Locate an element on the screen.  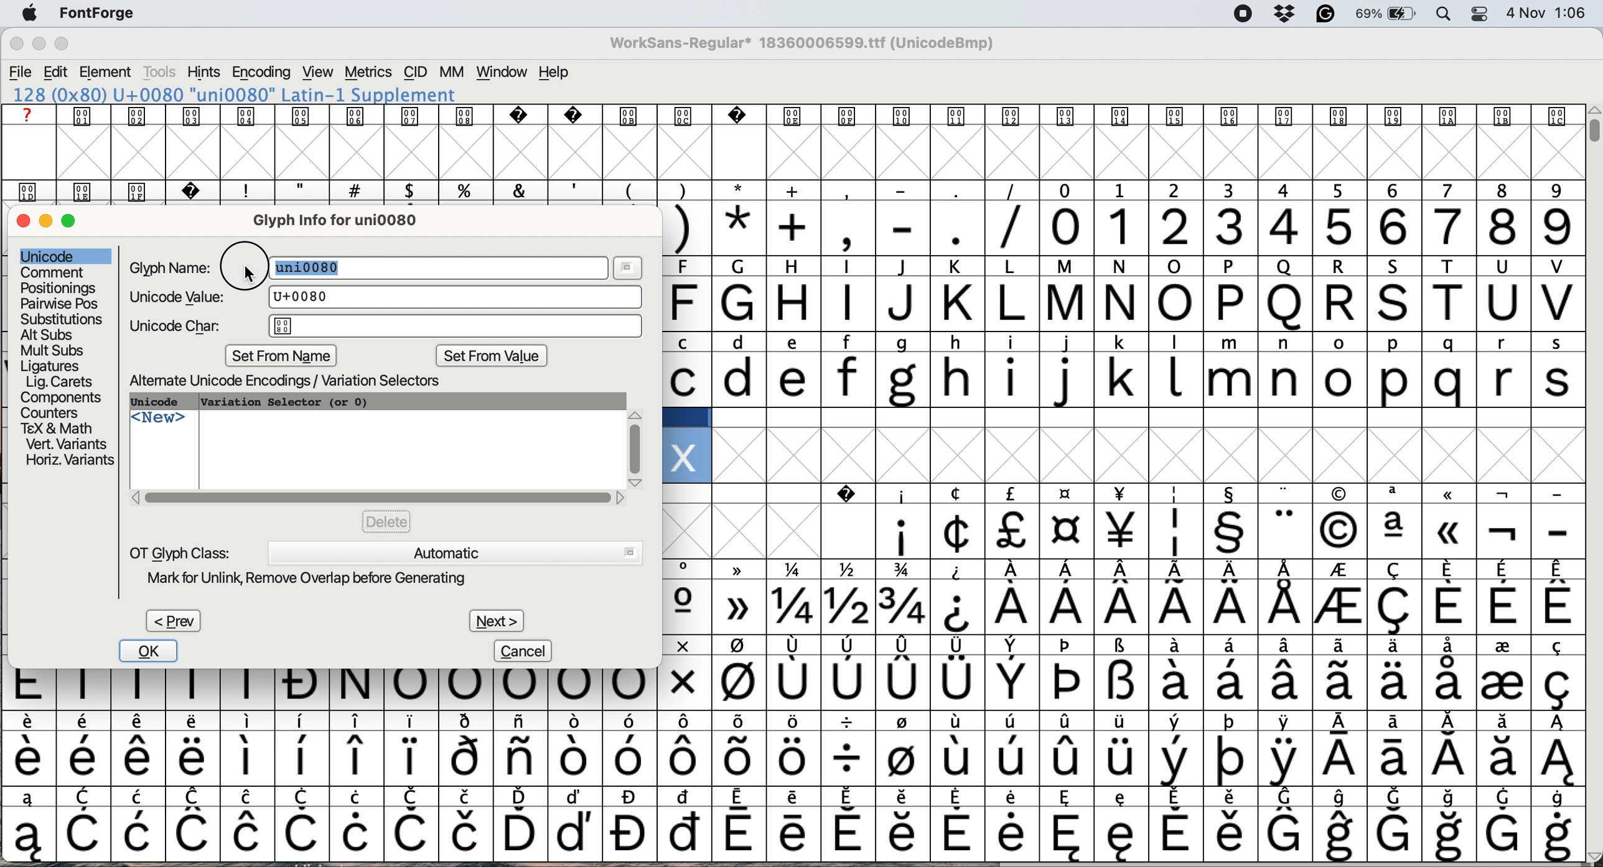
pairwise pose is located at coordinates (61, 303).